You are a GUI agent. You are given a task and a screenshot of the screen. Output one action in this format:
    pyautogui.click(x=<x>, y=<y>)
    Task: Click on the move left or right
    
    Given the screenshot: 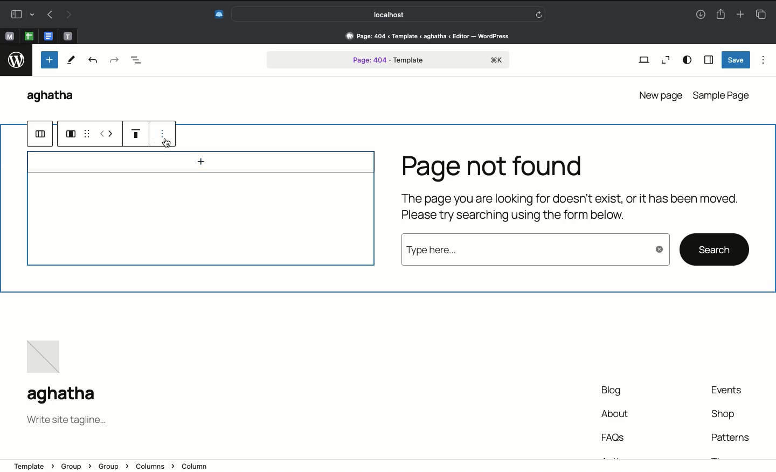 What is the action you would take?
    pyautogui.click(x=107, y=133)
    